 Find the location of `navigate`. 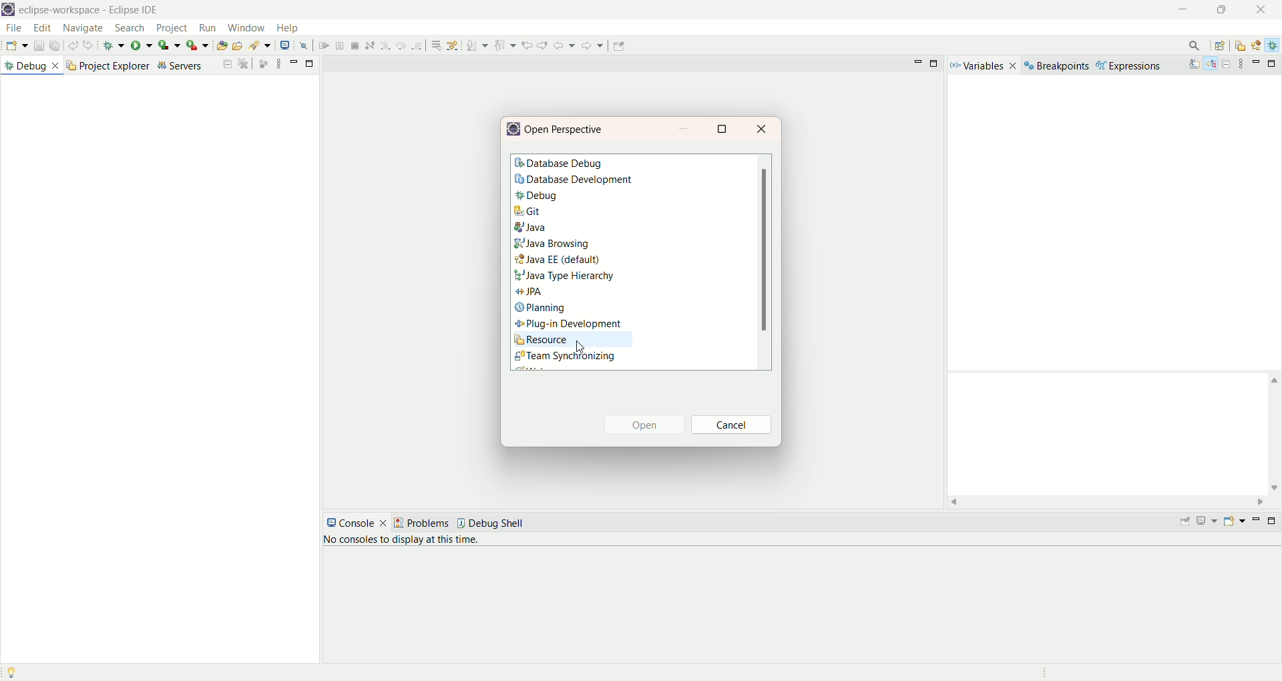

navigate is located at coordinates (85, 29).